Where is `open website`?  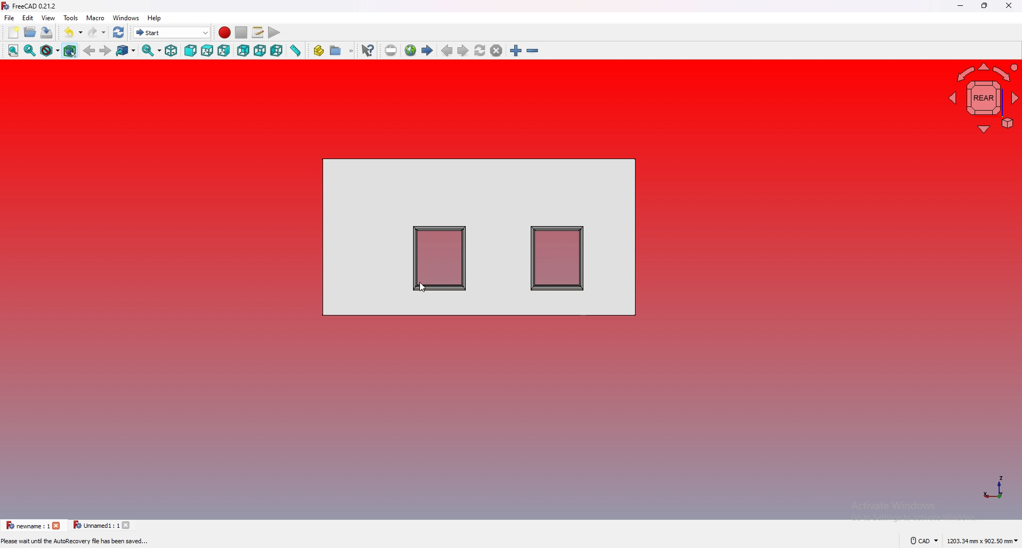 open website is located at coordinates (410, 51).